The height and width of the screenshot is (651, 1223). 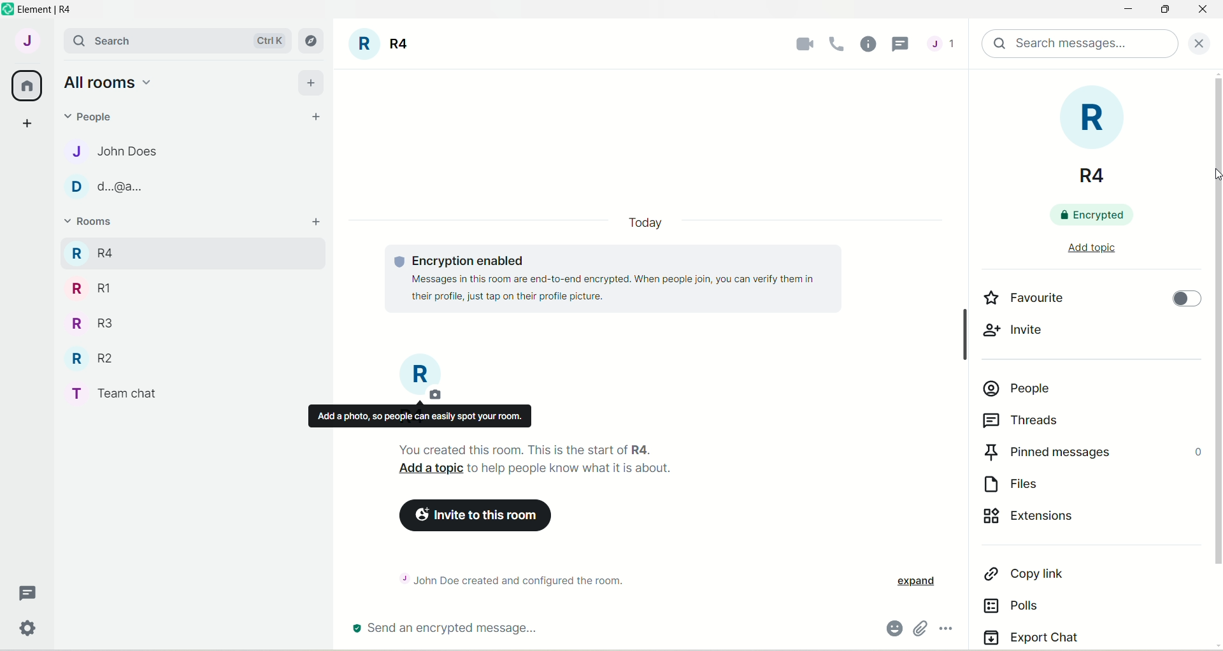 What do you see at coordinates (1203, 12) in the screenshot?
I see `close` at bounding box center [1203, 12].